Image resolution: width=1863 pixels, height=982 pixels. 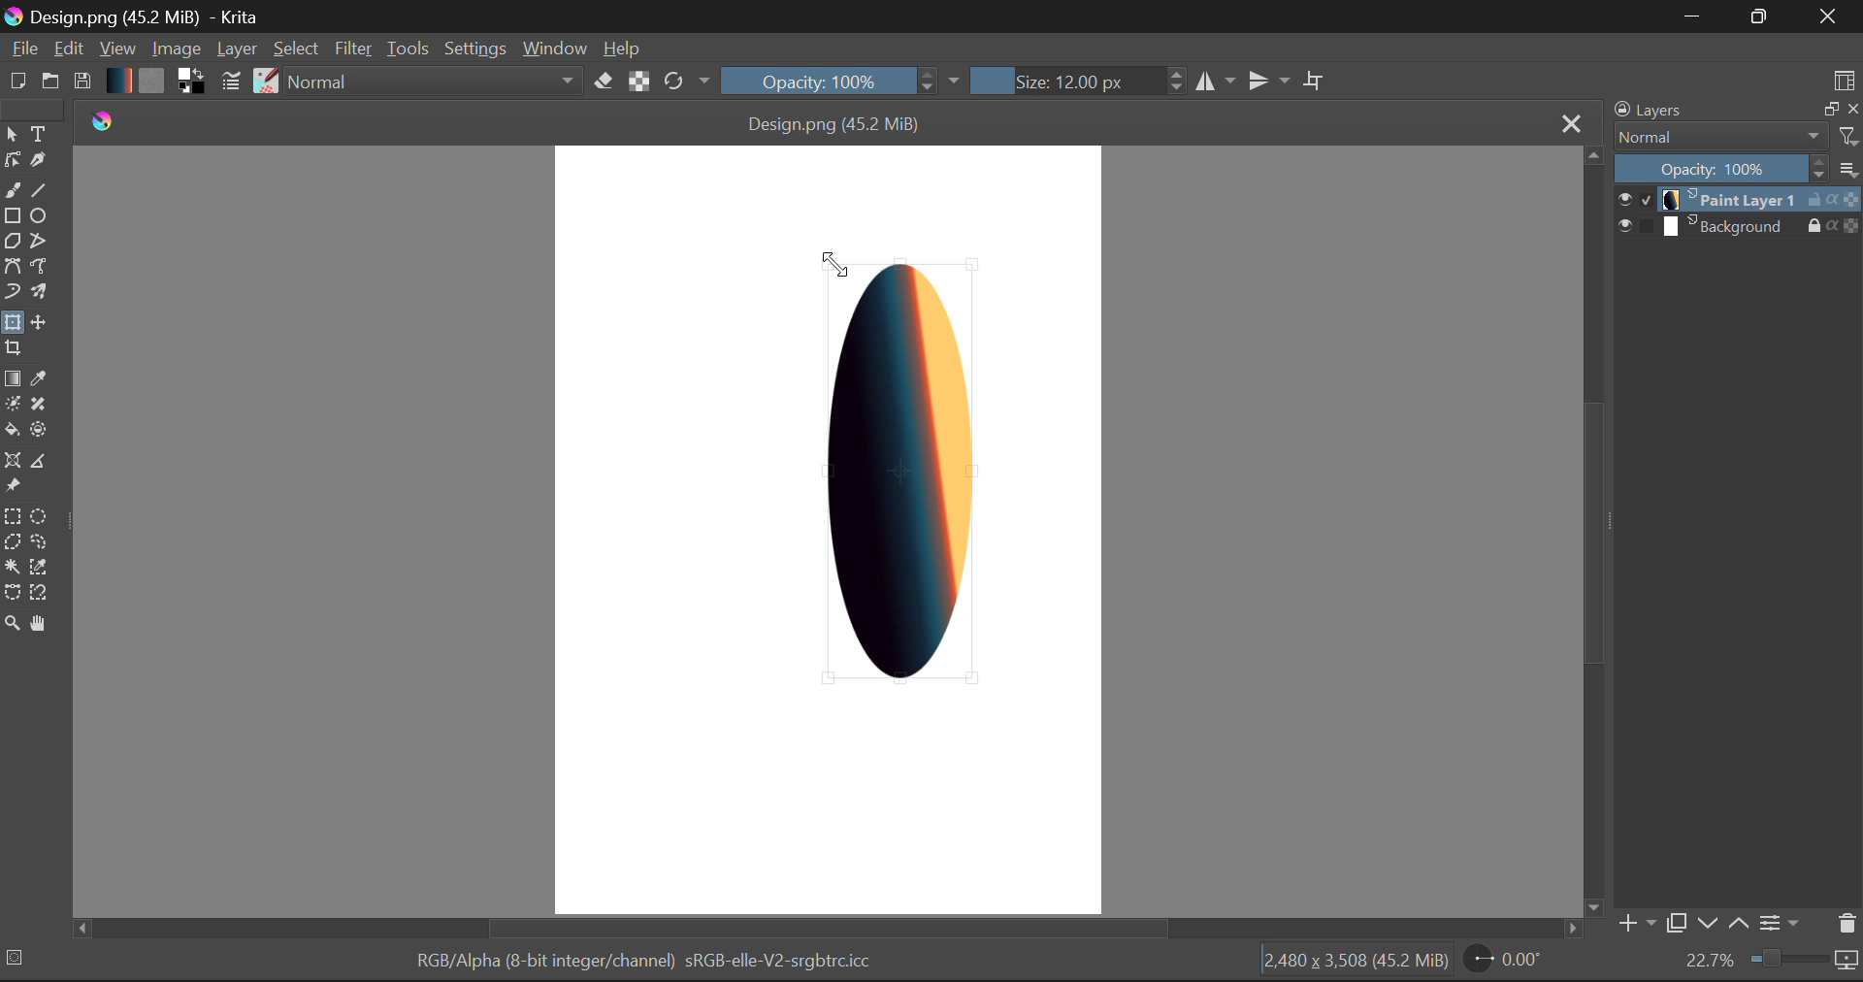 I want to click on Open, so click(x=50, y=82).